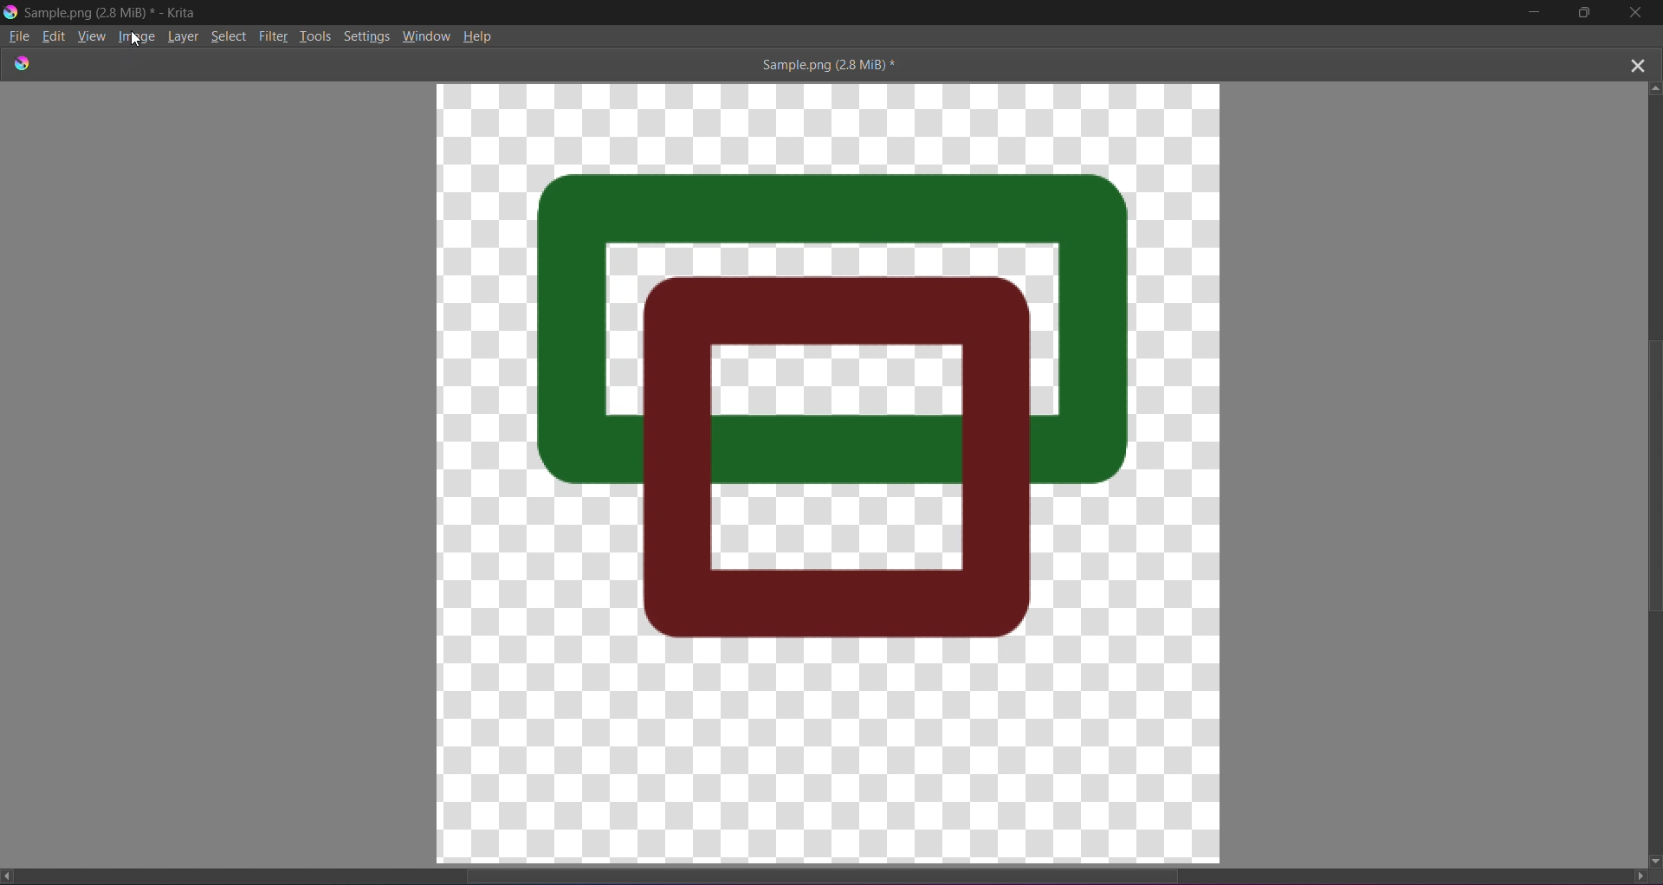 The image size is (1663, 885). Describe the element at coordinates (18, 36) in the screenshot. I see `File` at that location.